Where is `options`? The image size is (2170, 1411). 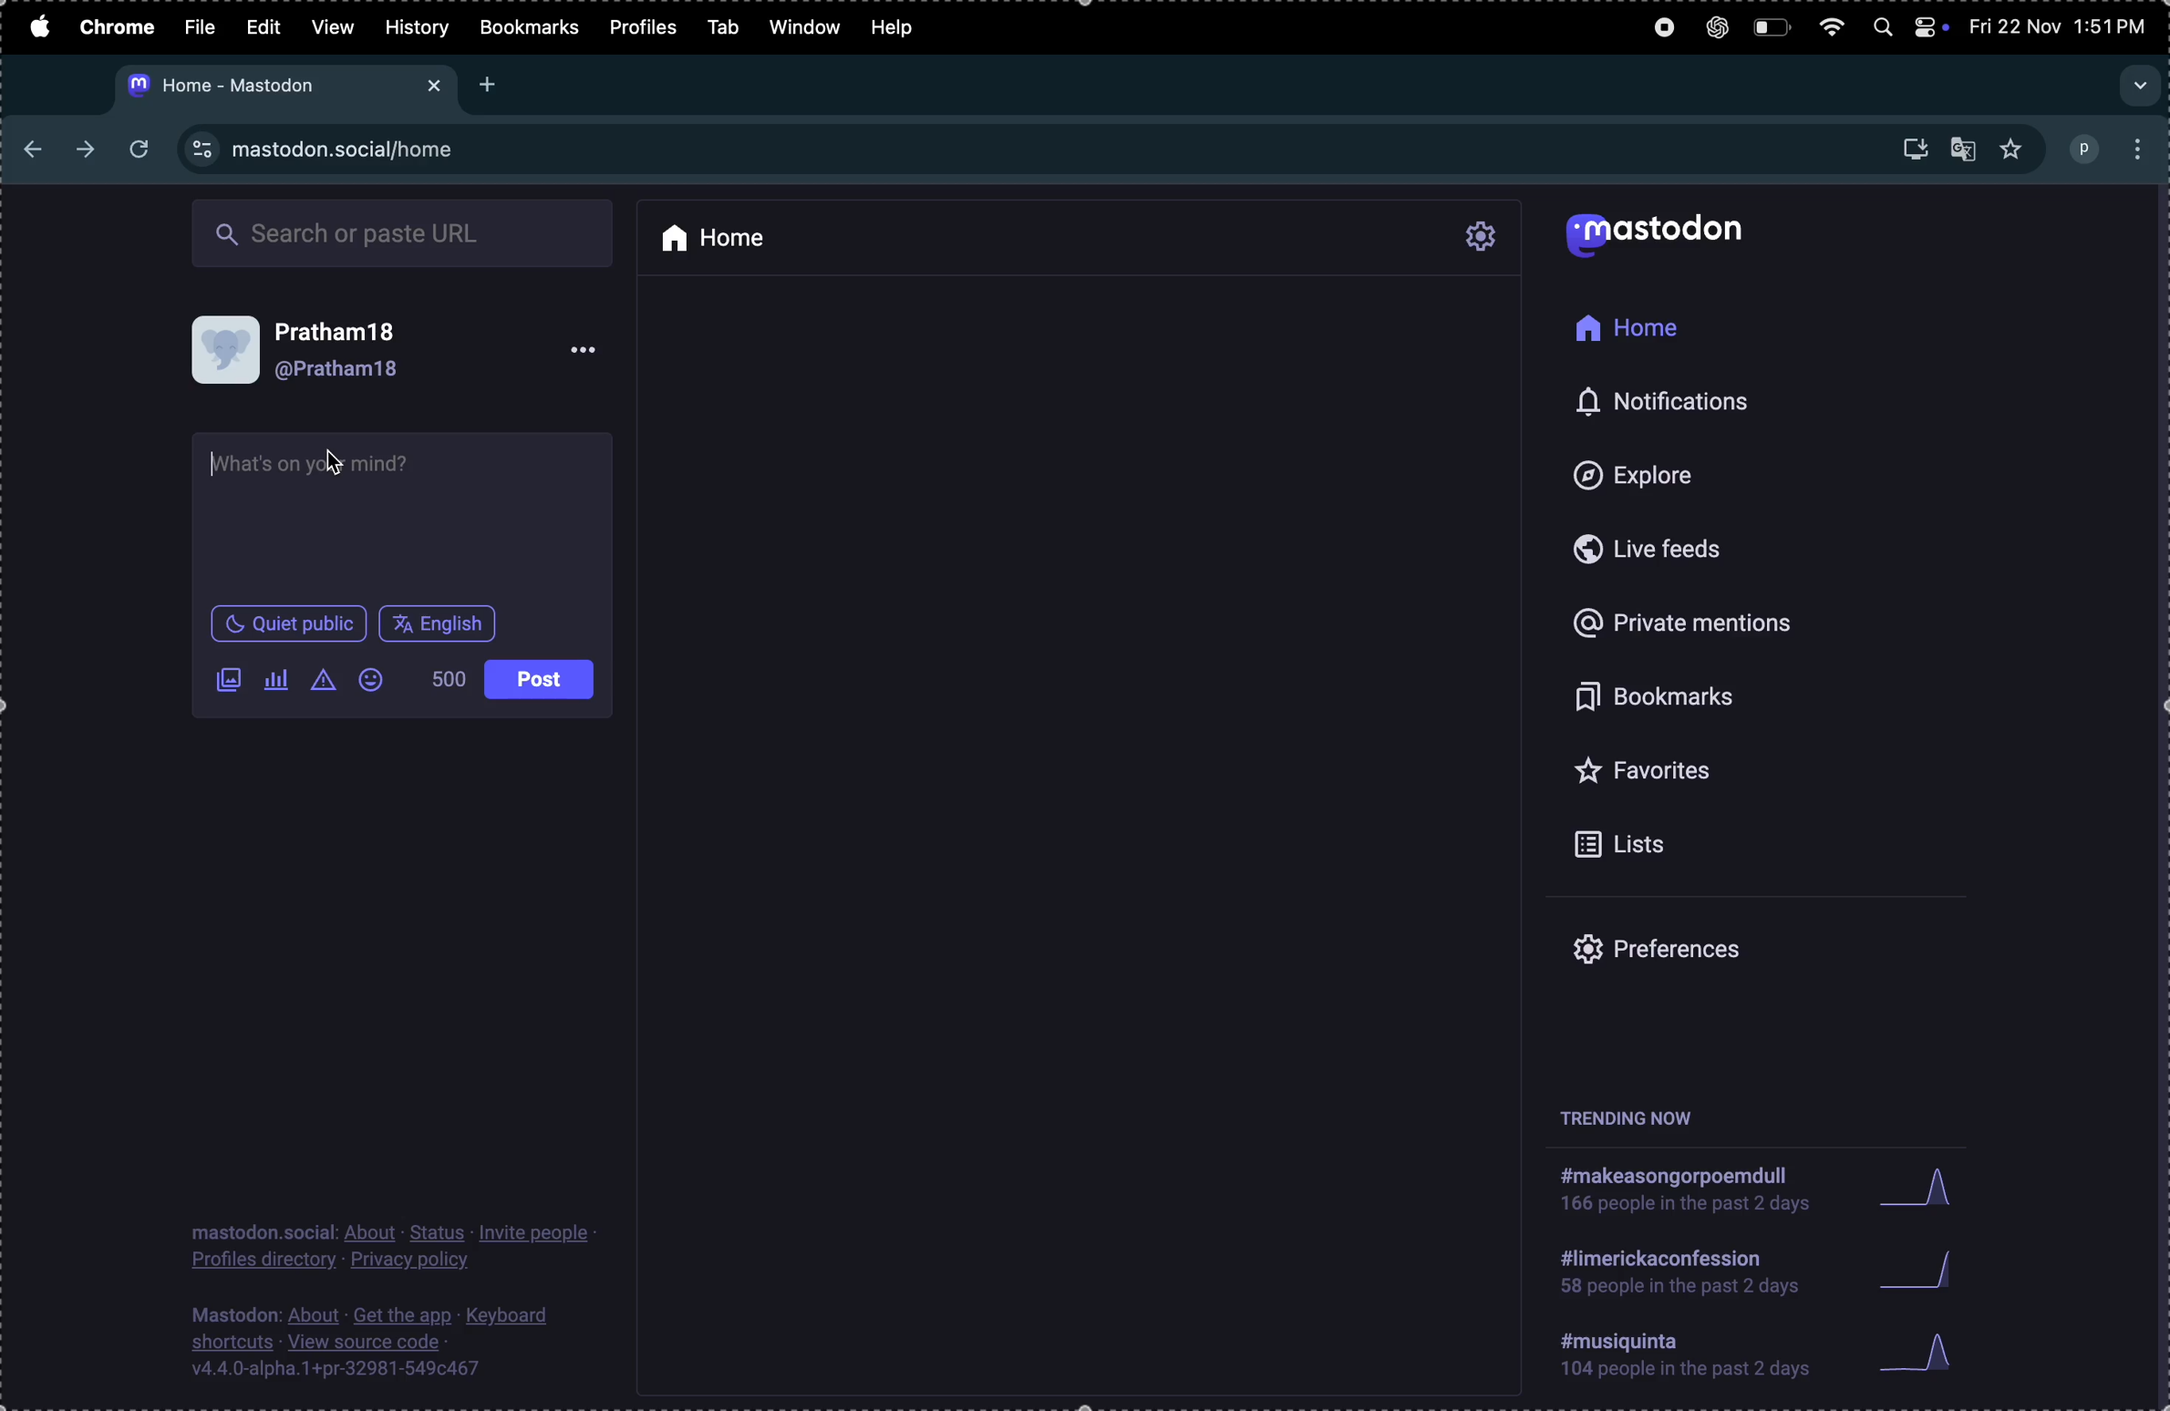
options is located at coordinates (2133, 146).